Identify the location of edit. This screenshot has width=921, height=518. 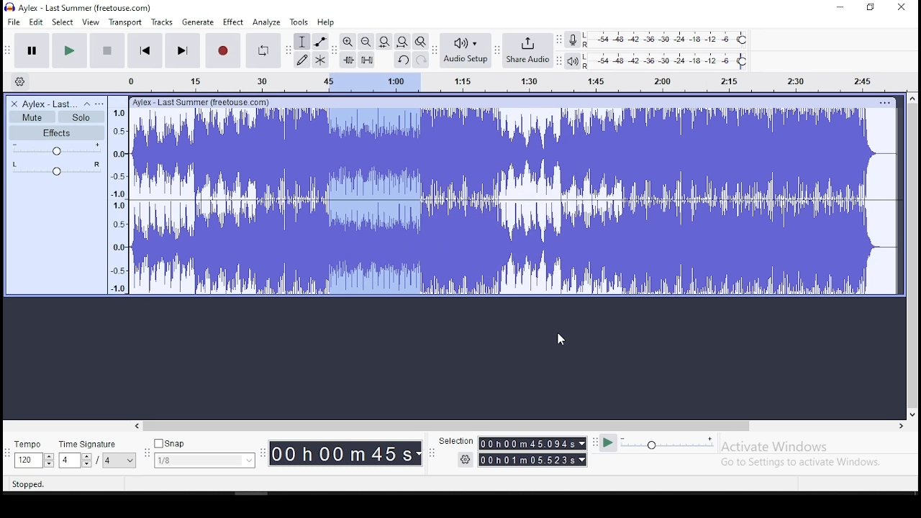
(36, 22).